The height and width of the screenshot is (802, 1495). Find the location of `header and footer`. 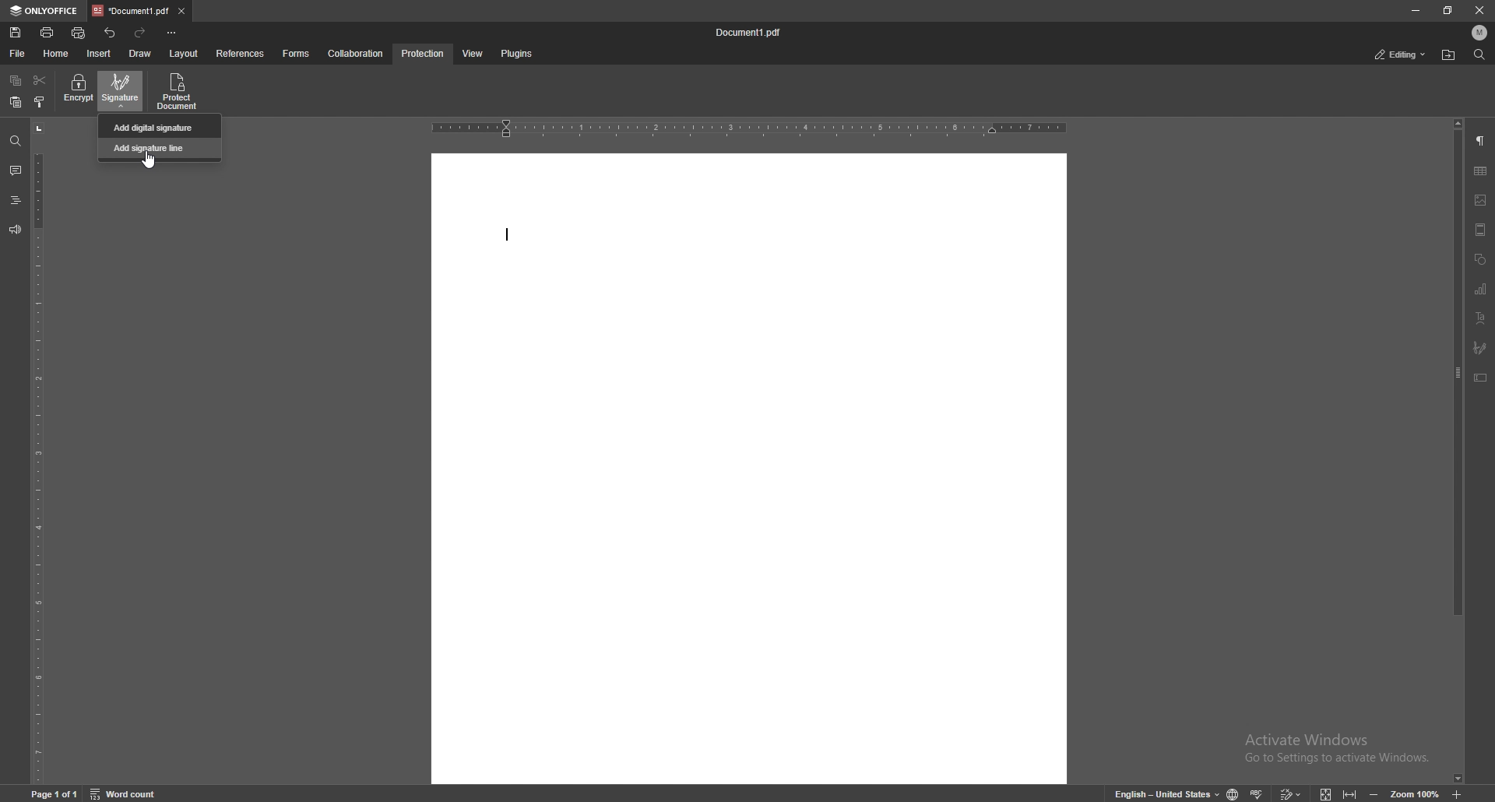

header and footer is located at coordinates (1480, 230).